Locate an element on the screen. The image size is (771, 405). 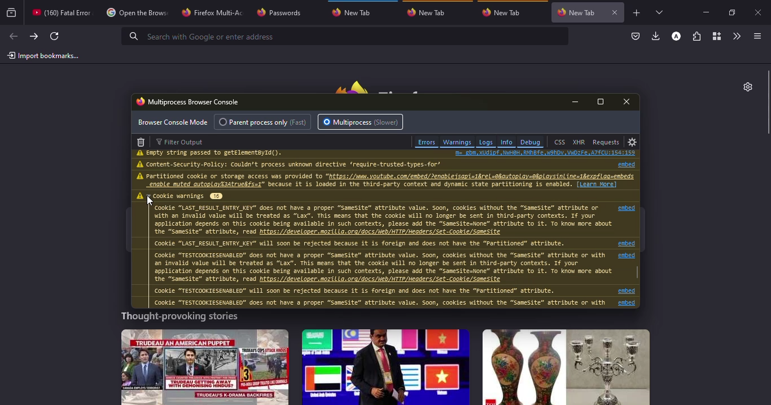
tab is located at coordinates (135, 14).